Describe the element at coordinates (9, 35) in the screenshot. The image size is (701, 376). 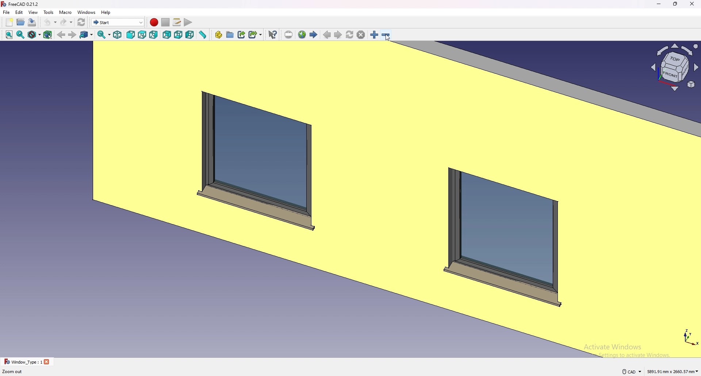
I see `fit all` at that location.